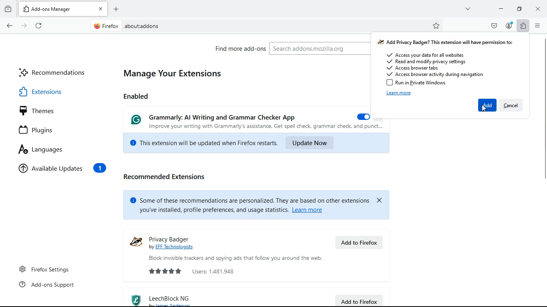 The width and height of the screenshot is (547, 307). What do you see at coordinates (492, 26) in the screenshot?
I see `pocket` at bounding box center [492, 26].